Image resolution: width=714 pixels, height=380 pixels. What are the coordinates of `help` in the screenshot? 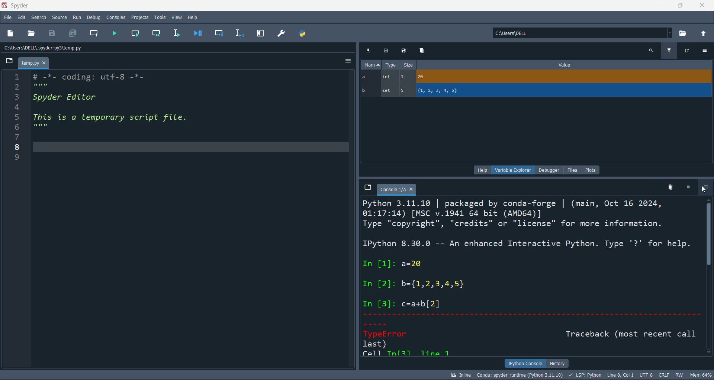 It's located at (481, 170).